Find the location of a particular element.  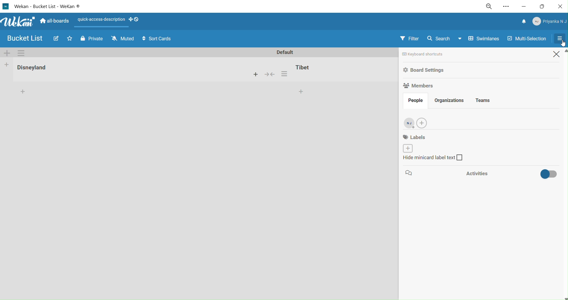

close is located at coordinates (561, 7).